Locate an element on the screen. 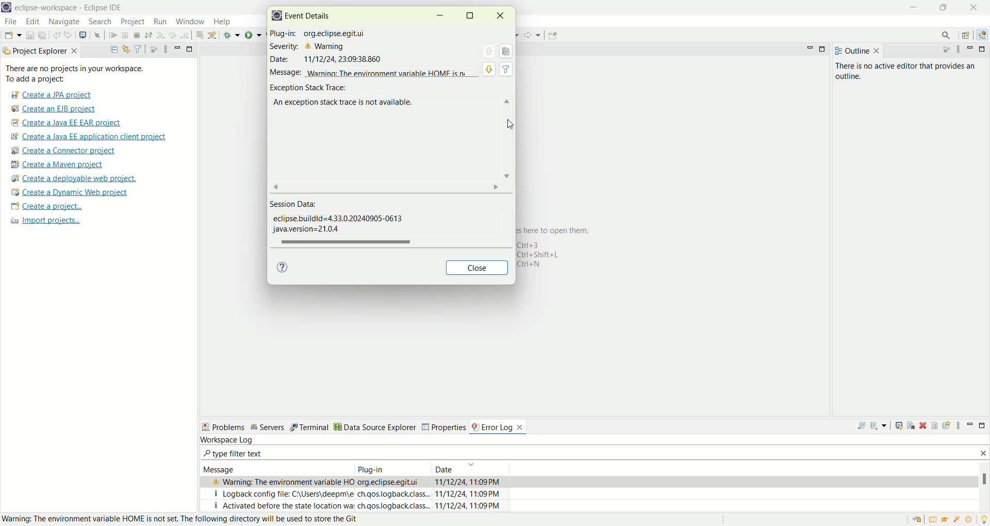  session data is located at coordinates (293, 204).